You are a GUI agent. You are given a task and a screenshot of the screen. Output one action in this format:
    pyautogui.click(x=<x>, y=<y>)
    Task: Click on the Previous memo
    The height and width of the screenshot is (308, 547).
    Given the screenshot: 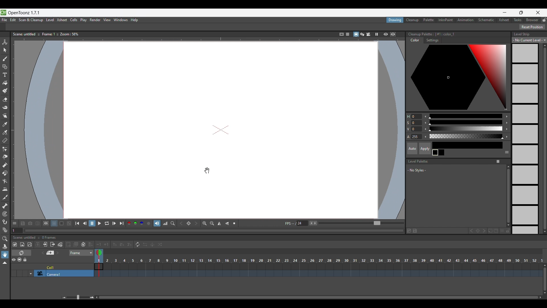 What is the action you would take?
    pyautogui.click(x=41, y=252)
    